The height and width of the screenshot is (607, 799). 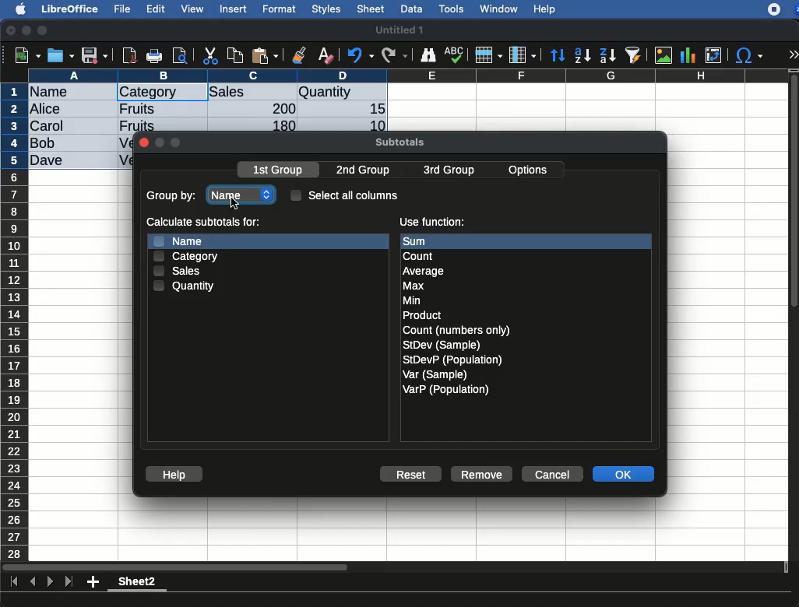 I want to click on clone formatting, so click(x=299, y=56).